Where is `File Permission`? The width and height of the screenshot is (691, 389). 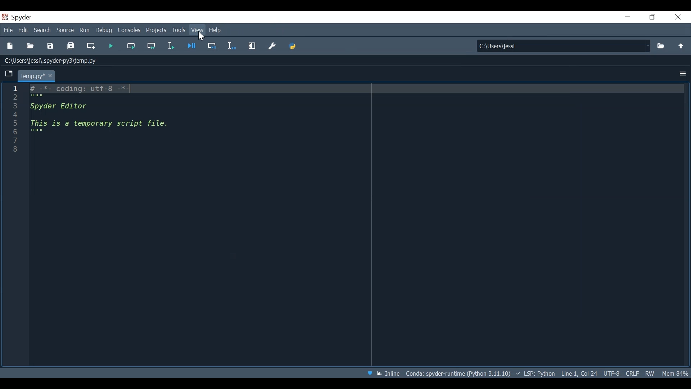
File Permission is located at coordinates (649, 373).